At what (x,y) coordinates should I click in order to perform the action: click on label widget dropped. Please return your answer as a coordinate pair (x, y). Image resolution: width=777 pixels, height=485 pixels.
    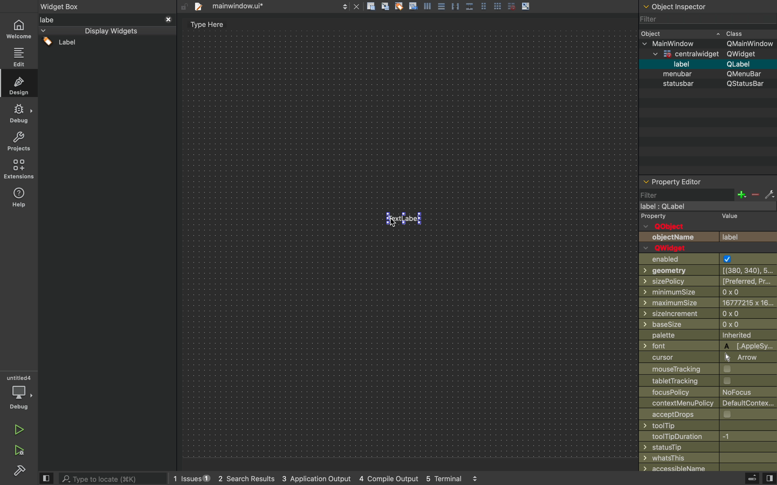
    Looking at the image, I should click on (406, 217).